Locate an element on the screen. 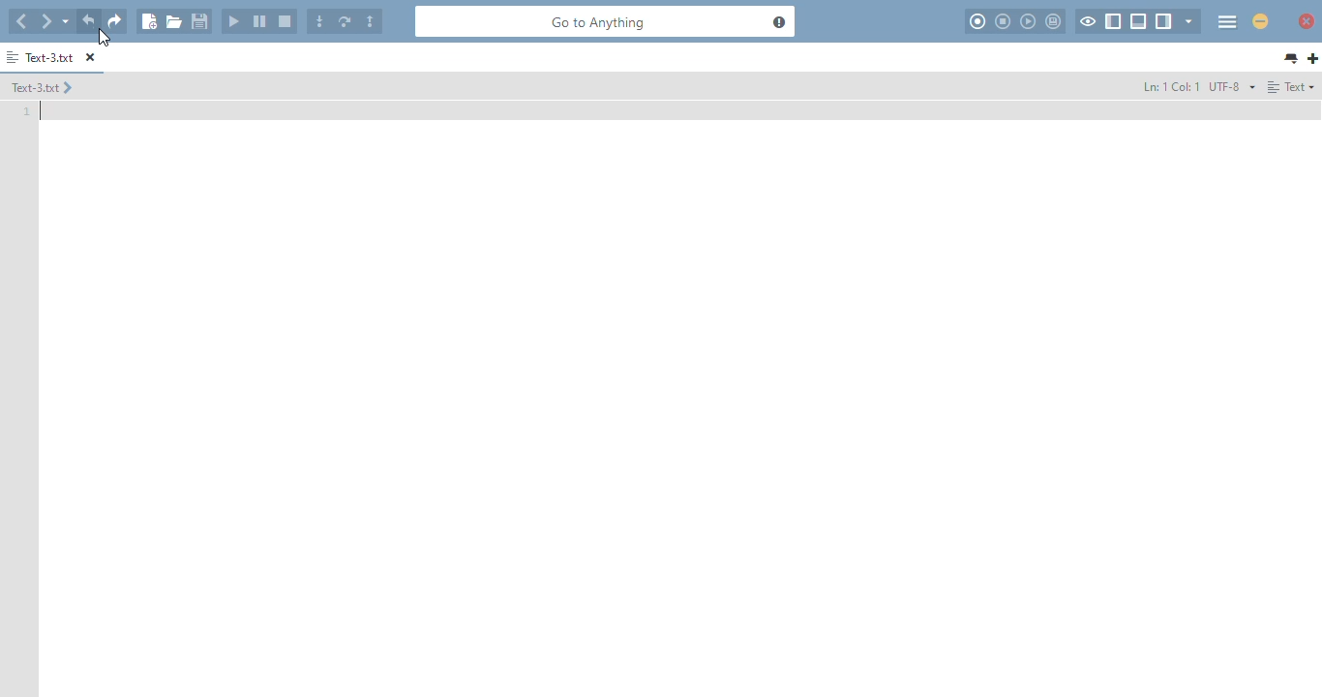 The height and width of the screenshot is (697, 1322). record macro is located at coordinates (977, 21).